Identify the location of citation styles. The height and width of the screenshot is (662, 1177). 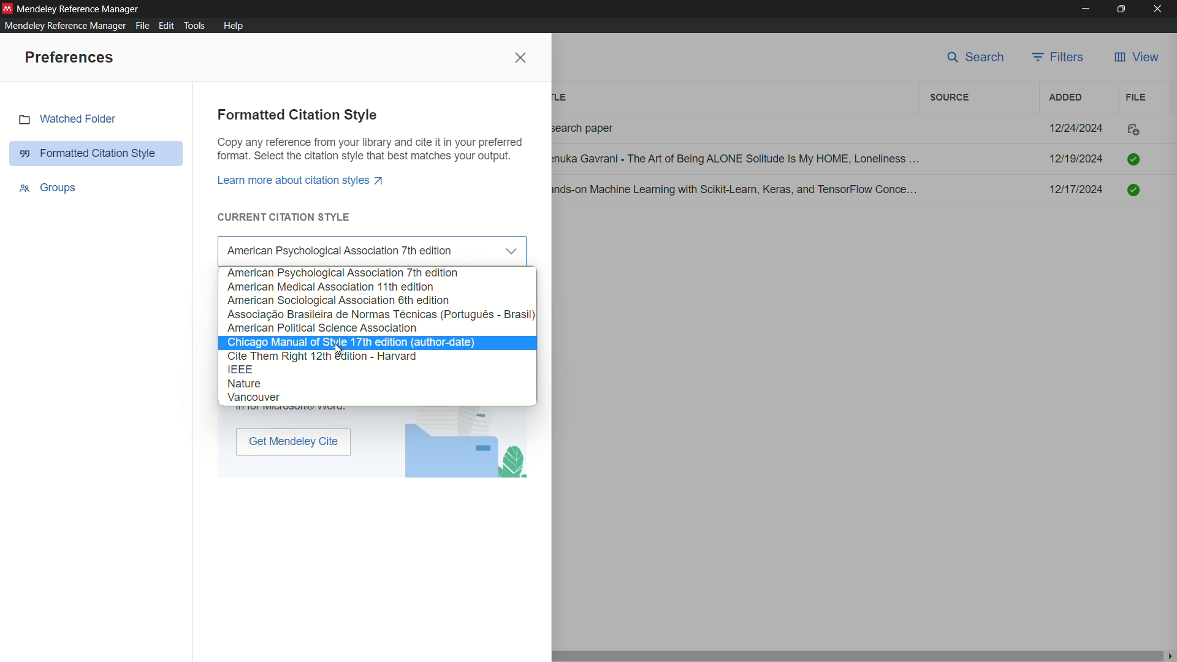
(343, 299).